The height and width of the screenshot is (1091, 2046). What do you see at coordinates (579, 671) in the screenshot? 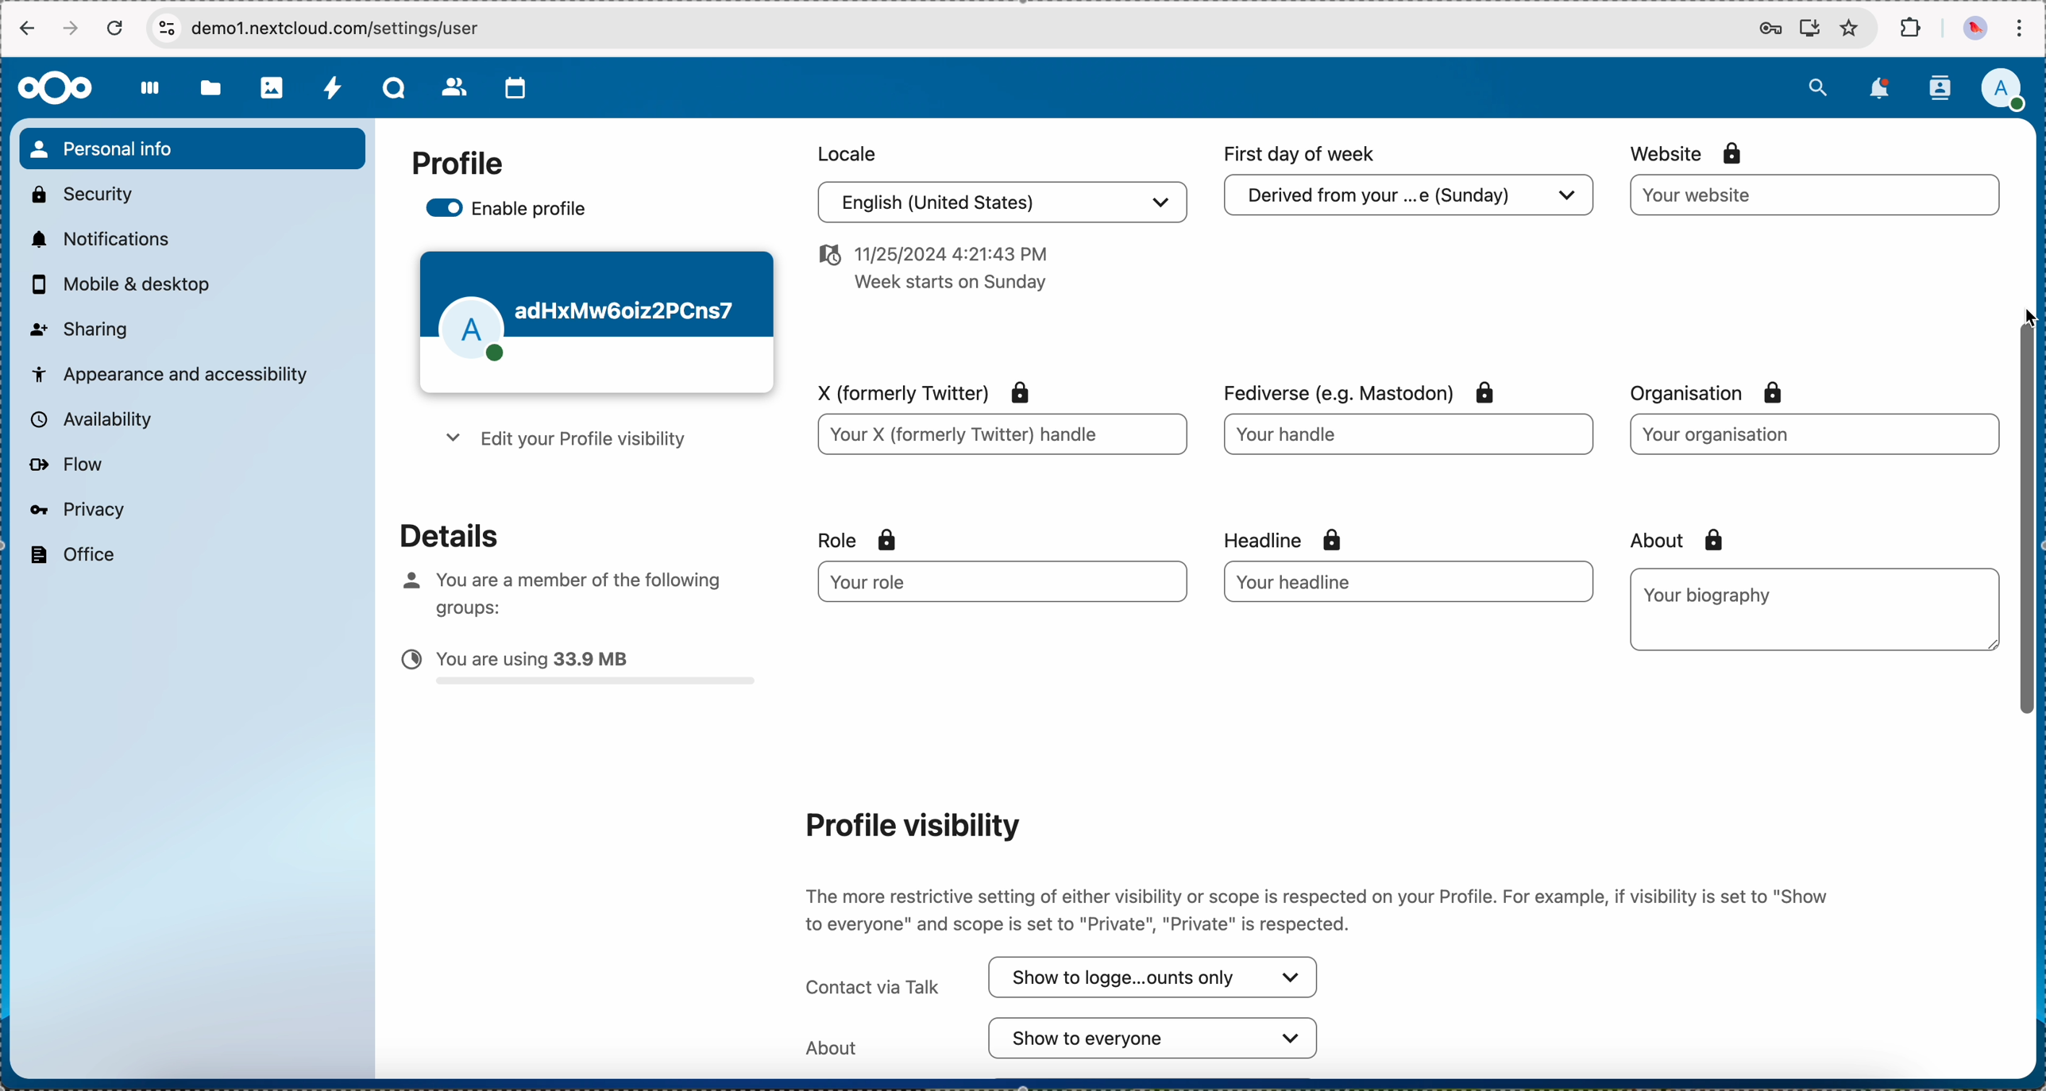
I see `capacity` at bounding box center [579, 671].